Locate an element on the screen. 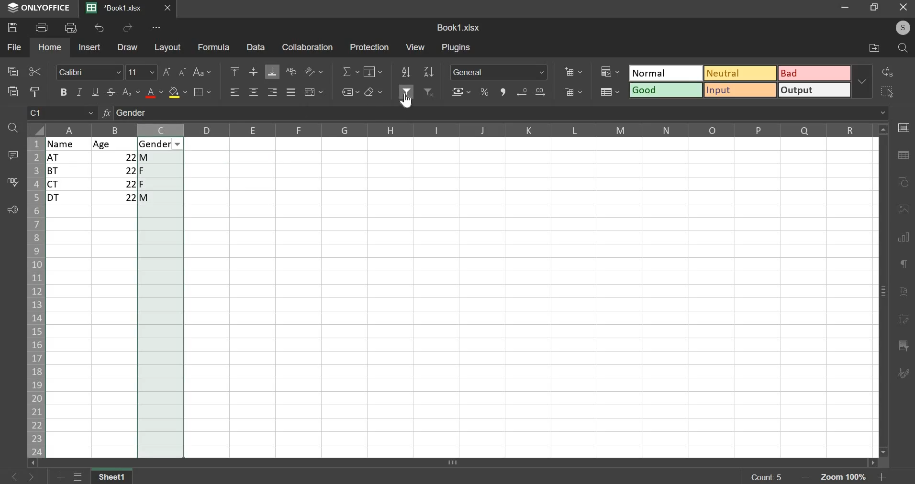 The width and height of the screenshot is (915, 484). font size is located at coordinates (142, 72).